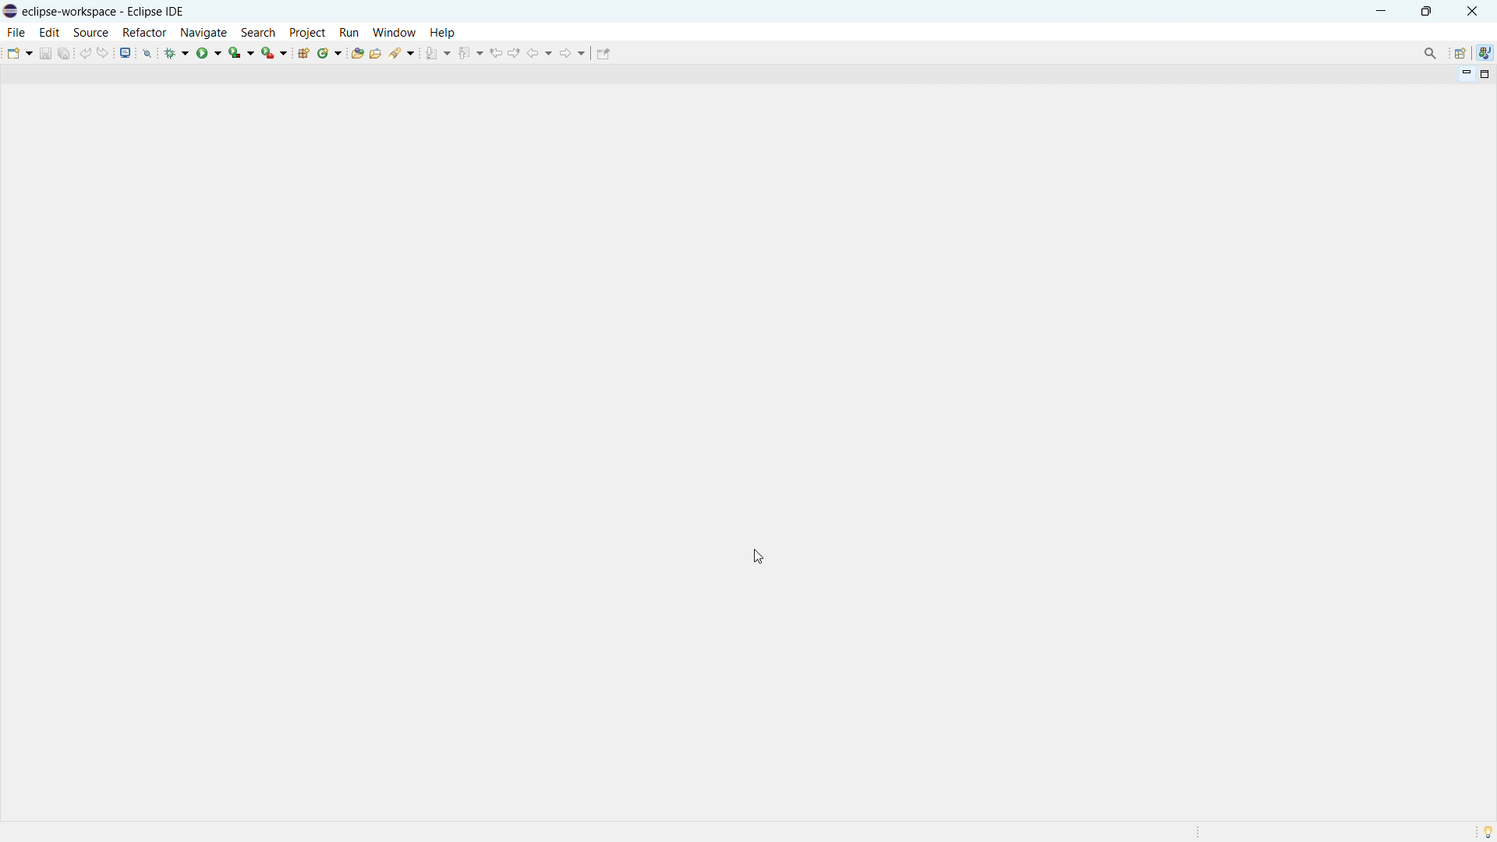 The height and width of the screenshot is (842, 1497). I want to click on new, so click(18, 52).